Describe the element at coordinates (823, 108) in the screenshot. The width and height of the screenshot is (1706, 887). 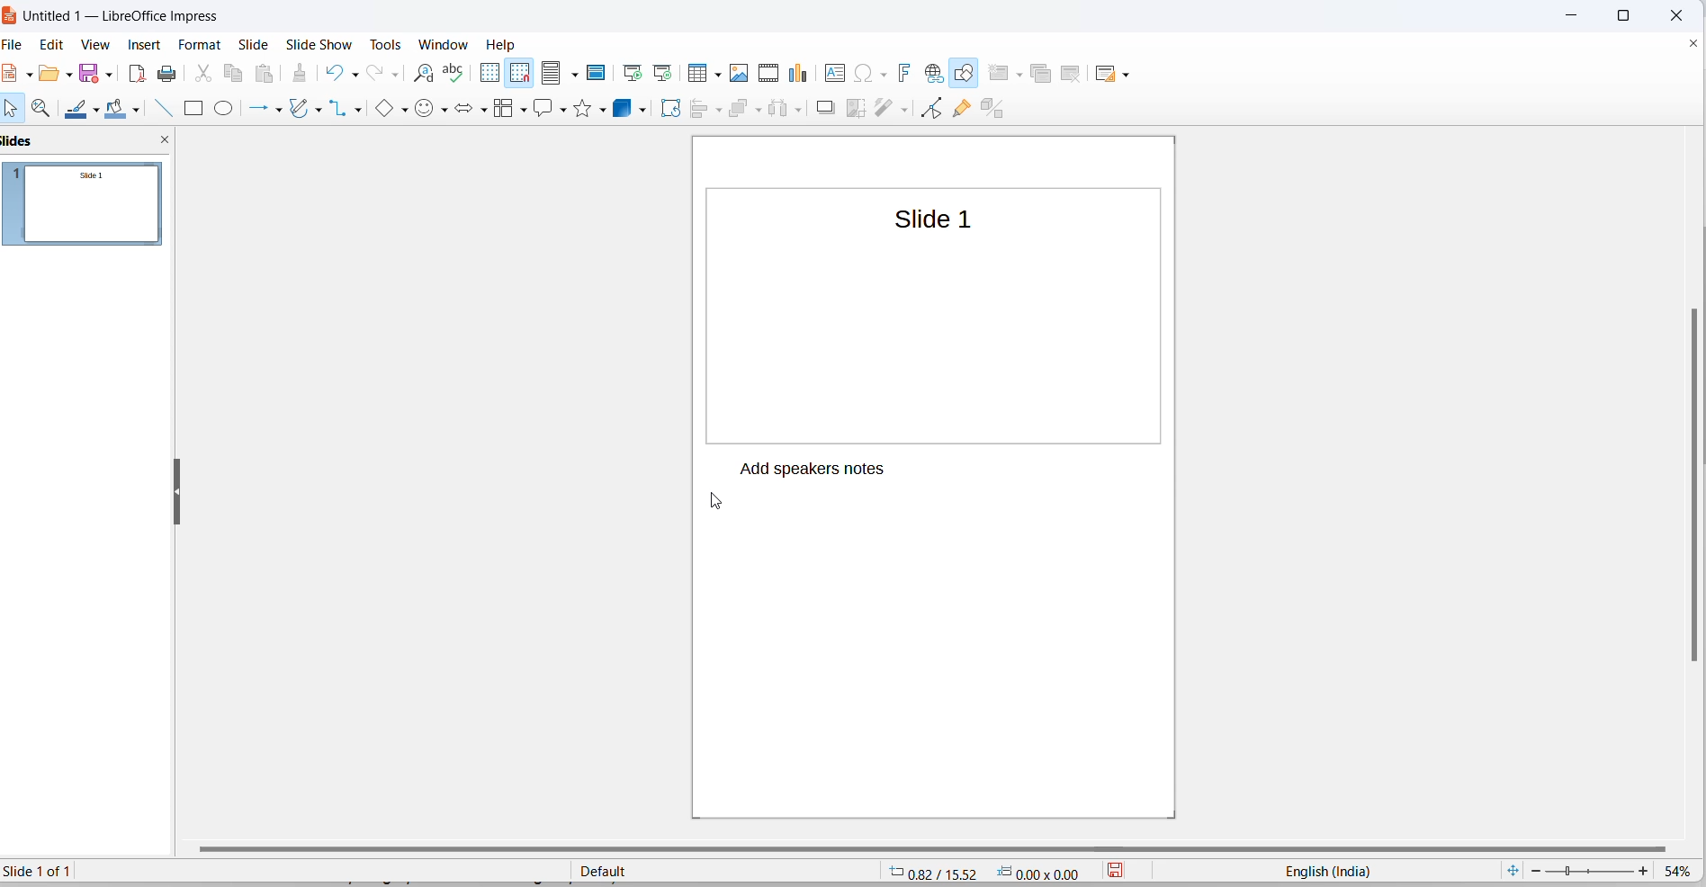
I see `shadow` at that location.